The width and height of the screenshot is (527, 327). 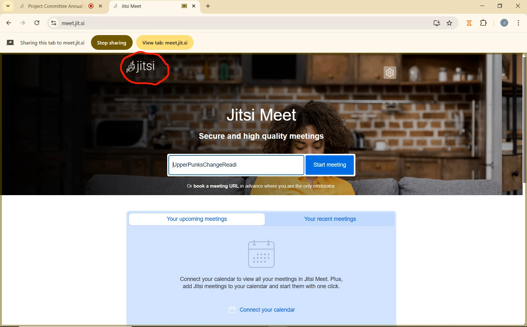 What do you see at coordinates (265, 254) in the screenshot?
I see `image` at bounding box center [265, 254].